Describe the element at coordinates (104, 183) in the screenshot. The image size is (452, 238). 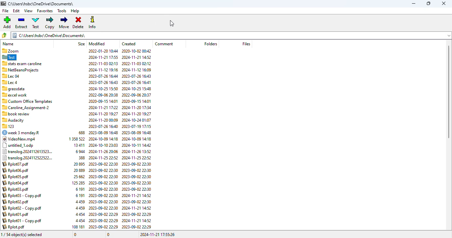
I see `2023-09-02 22:30` at that location.